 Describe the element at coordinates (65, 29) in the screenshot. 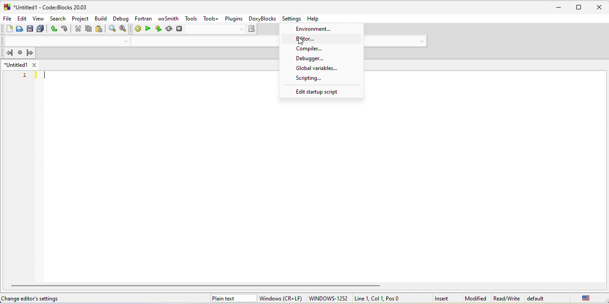

I see `redo` at that location.